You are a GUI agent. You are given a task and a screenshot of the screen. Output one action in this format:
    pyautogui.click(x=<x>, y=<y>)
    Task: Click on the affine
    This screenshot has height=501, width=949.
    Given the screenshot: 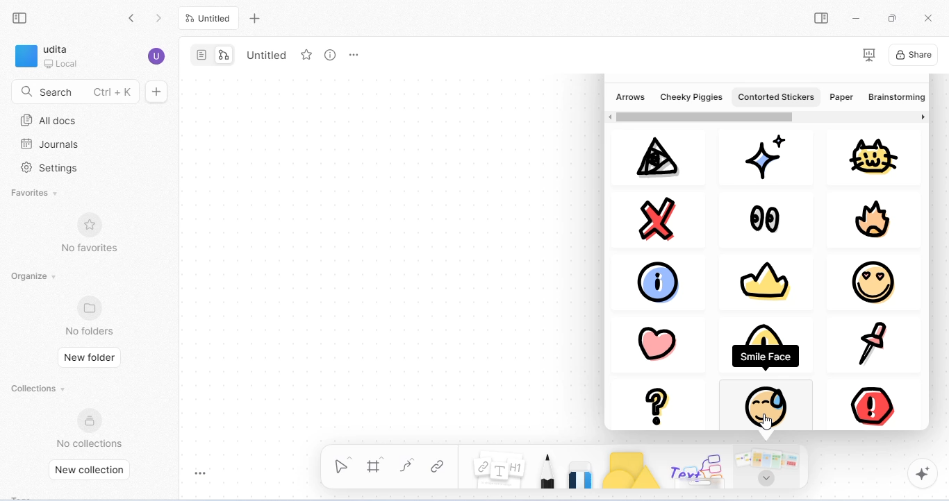 What is the action you would take?
    pyautogui.click(x=654, y=158)
    